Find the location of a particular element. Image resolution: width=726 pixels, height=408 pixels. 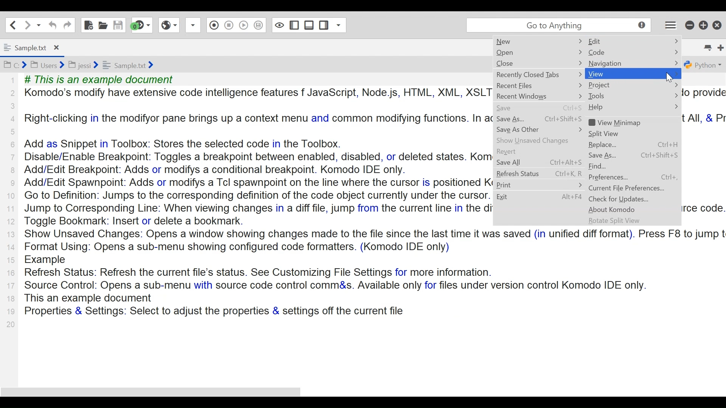

Show/Hide Left pane is located at coordinates (280, 25).